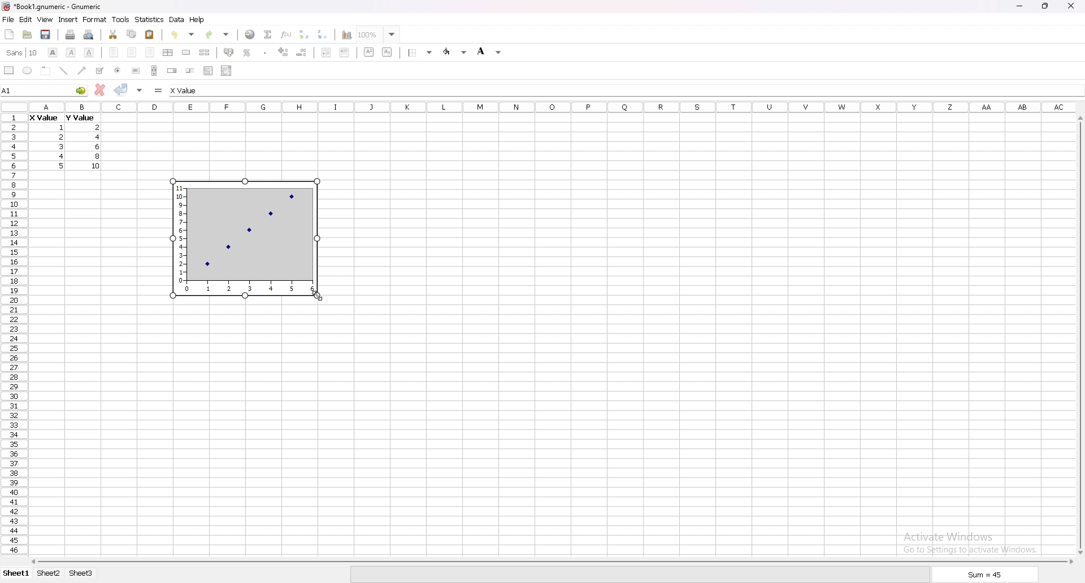 This screenshot has width=1085, height=583. Describe the element at coordinates (98, 146) in the screenshot. I see `value` at that location.